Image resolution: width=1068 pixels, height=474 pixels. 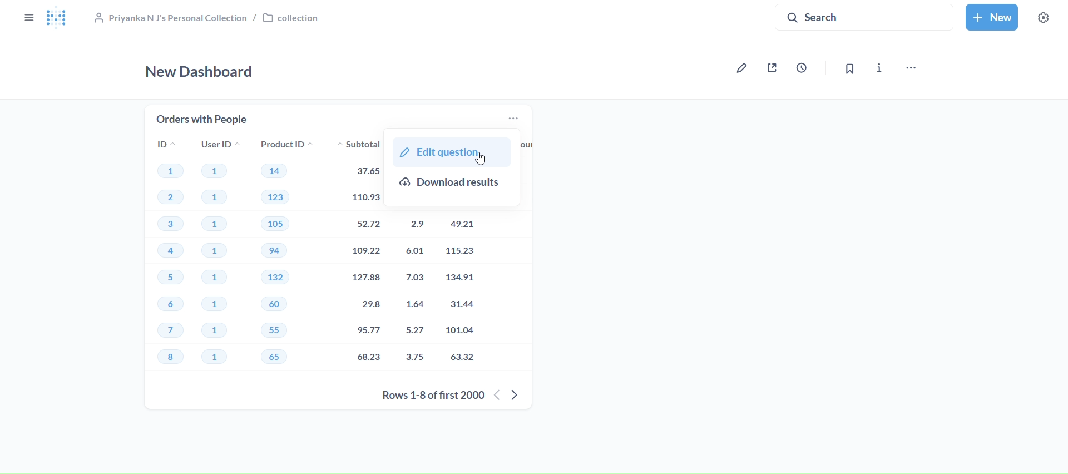 What do you see at coordinates (204, 70) in the screenshot?
I see `new dashboard` at bounding box center [204, 70].